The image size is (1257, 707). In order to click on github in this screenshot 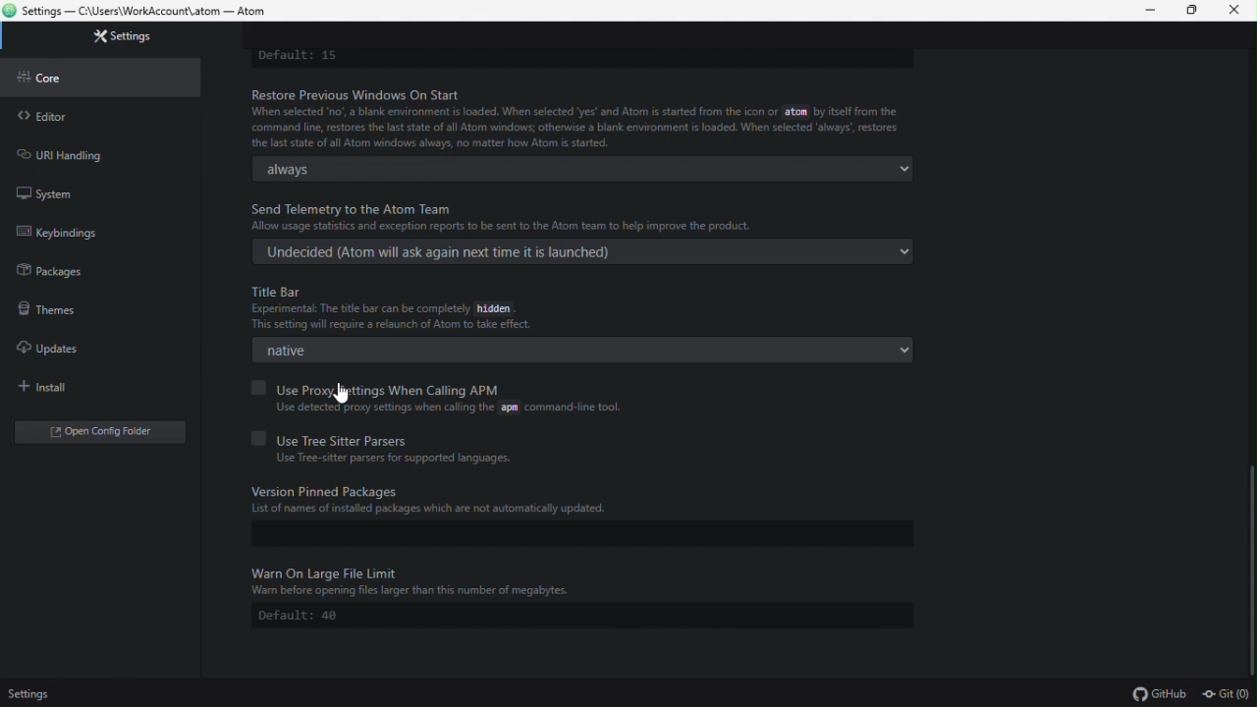, I will do `click(1159, 694)`.